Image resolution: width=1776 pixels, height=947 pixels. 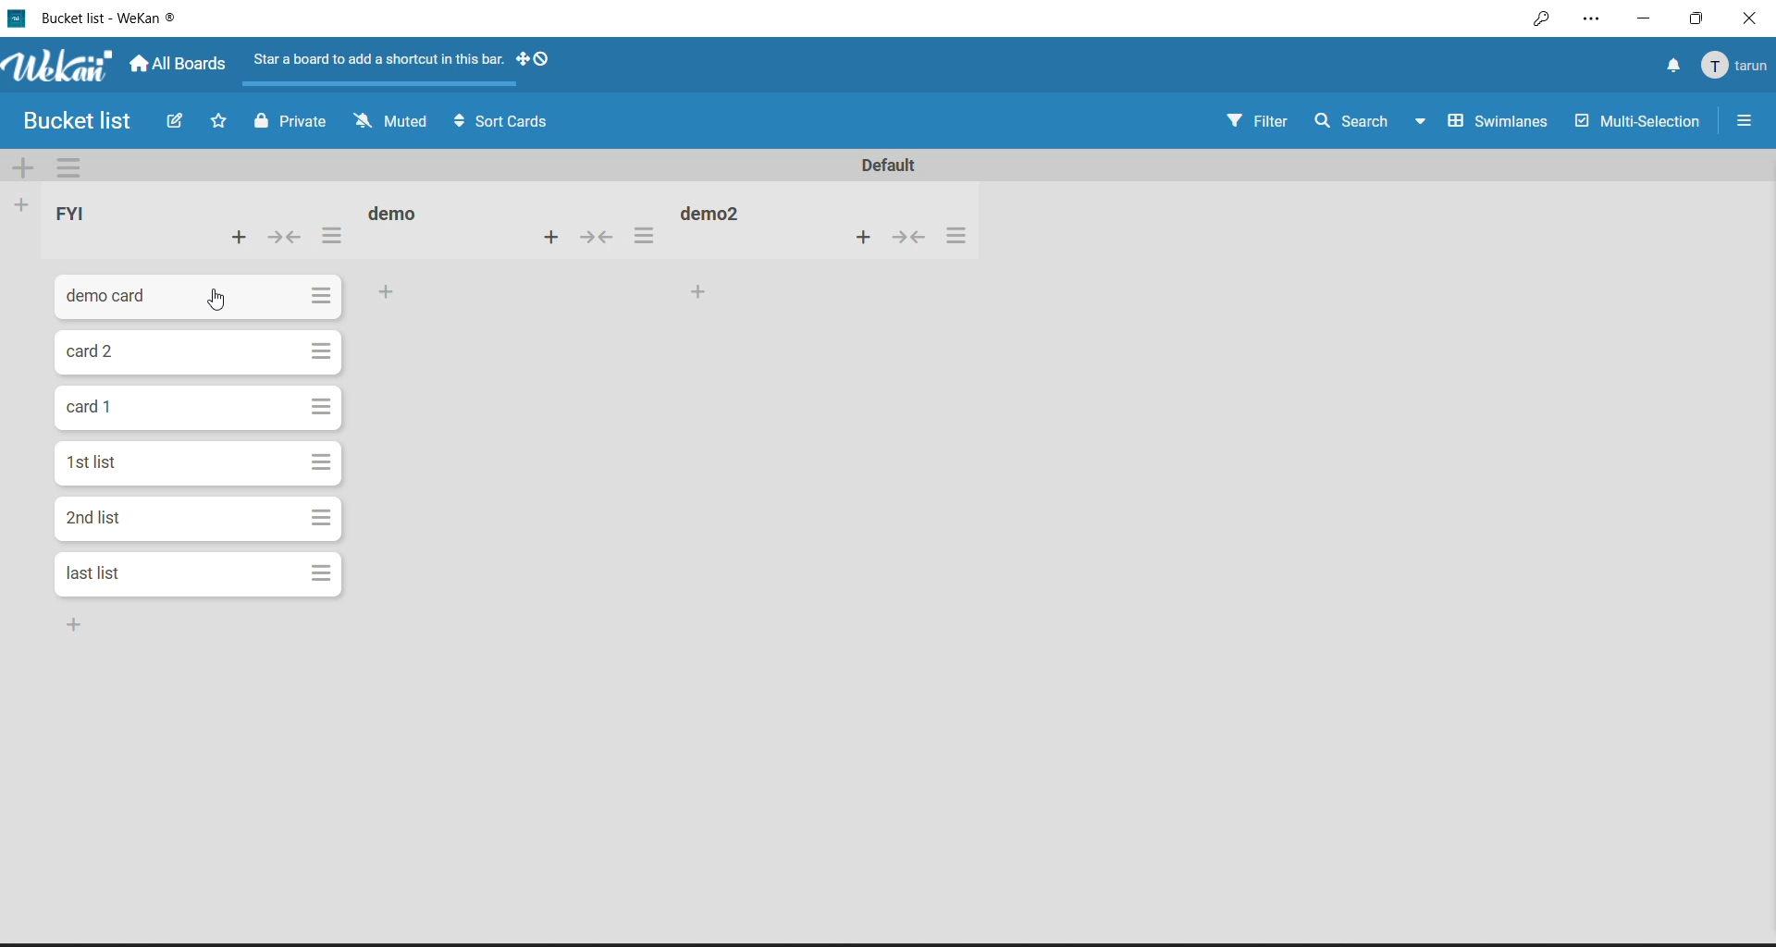 What do you see at coordinates (1735, 66) in the screenshot?
I see `member menu popup title` at bounding box center [1735, 66].